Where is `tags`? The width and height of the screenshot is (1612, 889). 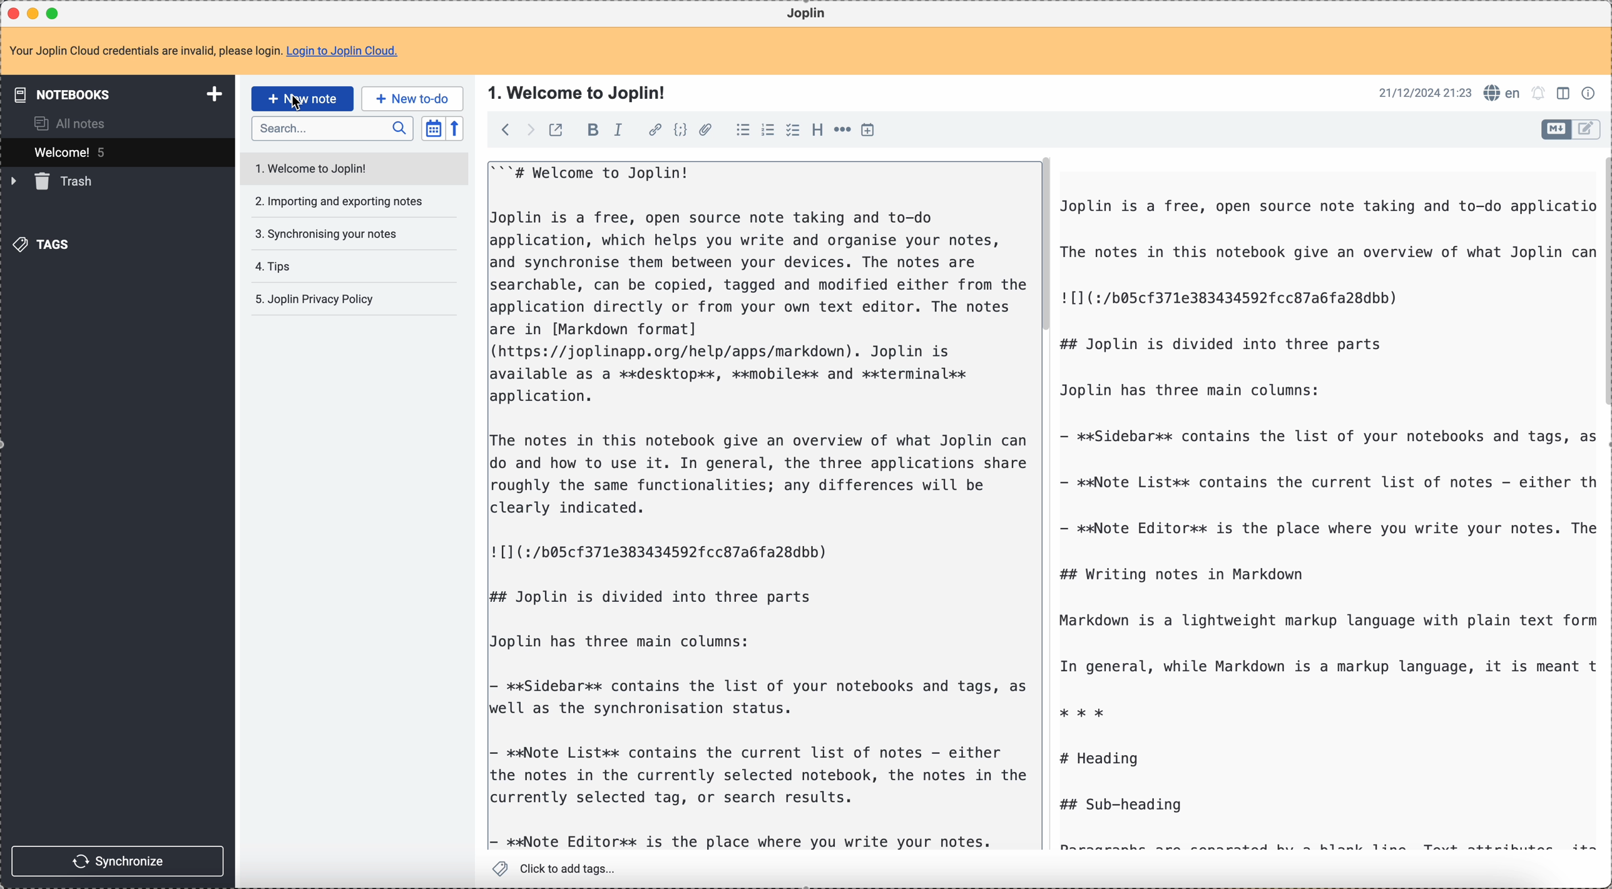
tags is located at coordinates (46, 244).